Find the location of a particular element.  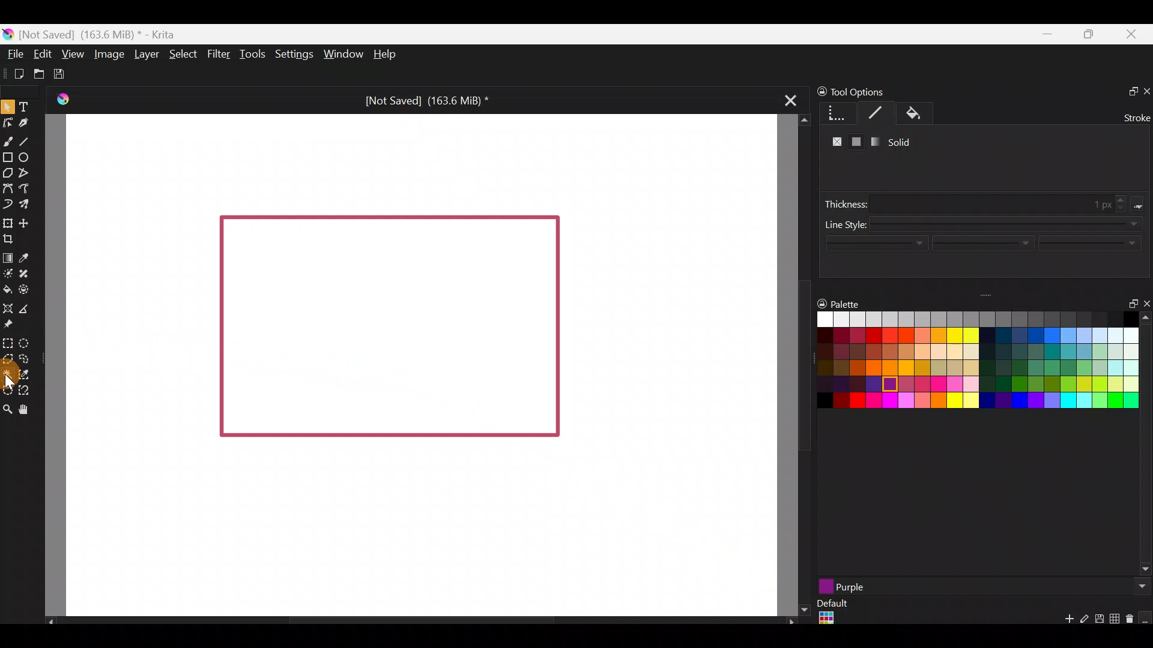

Pan tool is located at coordinates (28, 408).